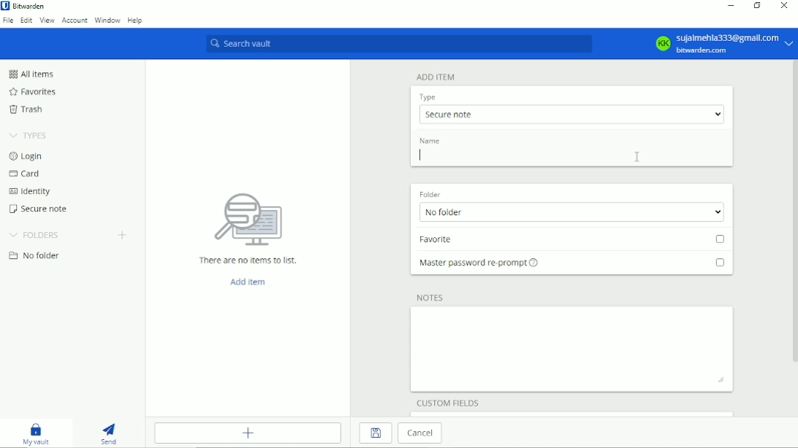  What do you see at coordinates (729, 7) in the screenshot?
I see `Minimize` at bounding box center [729, 7].